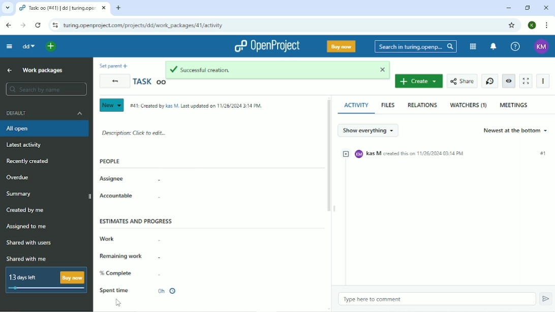 The image size is (555, 312). I want to click on Back, so click(9, 25).